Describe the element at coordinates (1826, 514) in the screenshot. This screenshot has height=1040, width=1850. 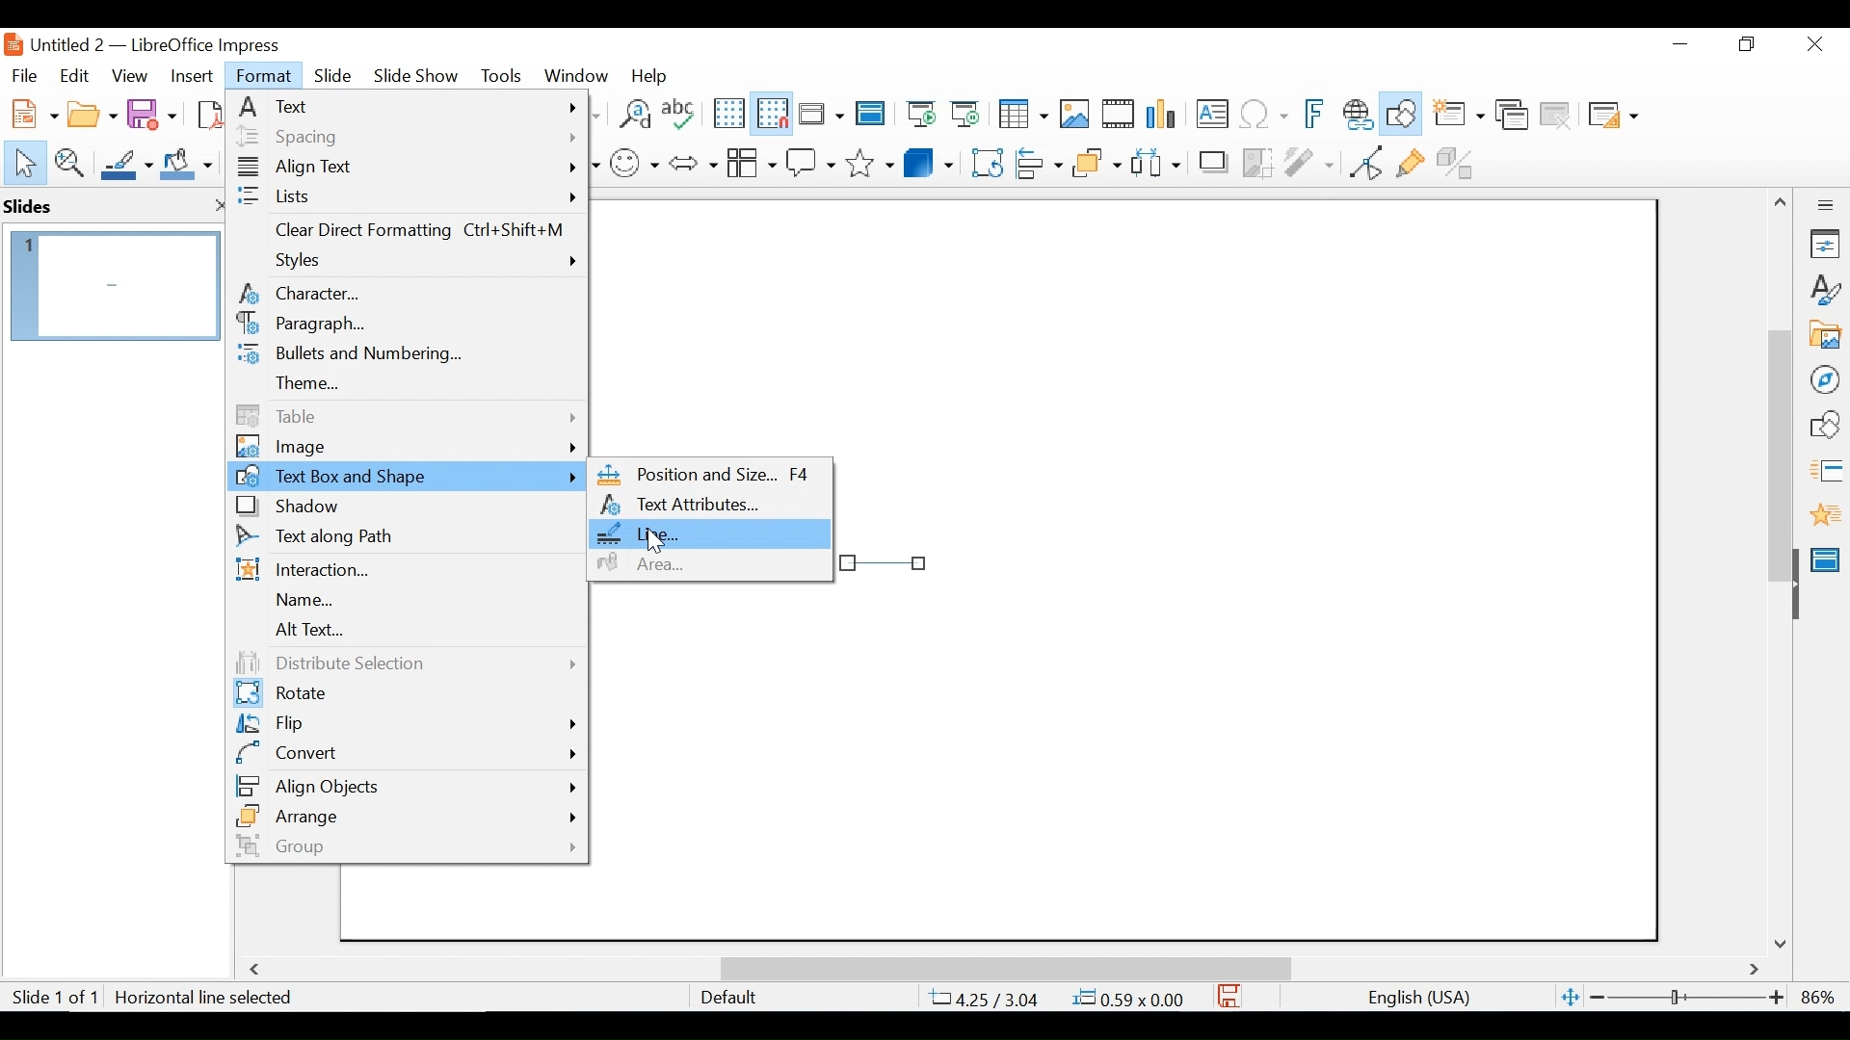
I see `Animation` at that location.